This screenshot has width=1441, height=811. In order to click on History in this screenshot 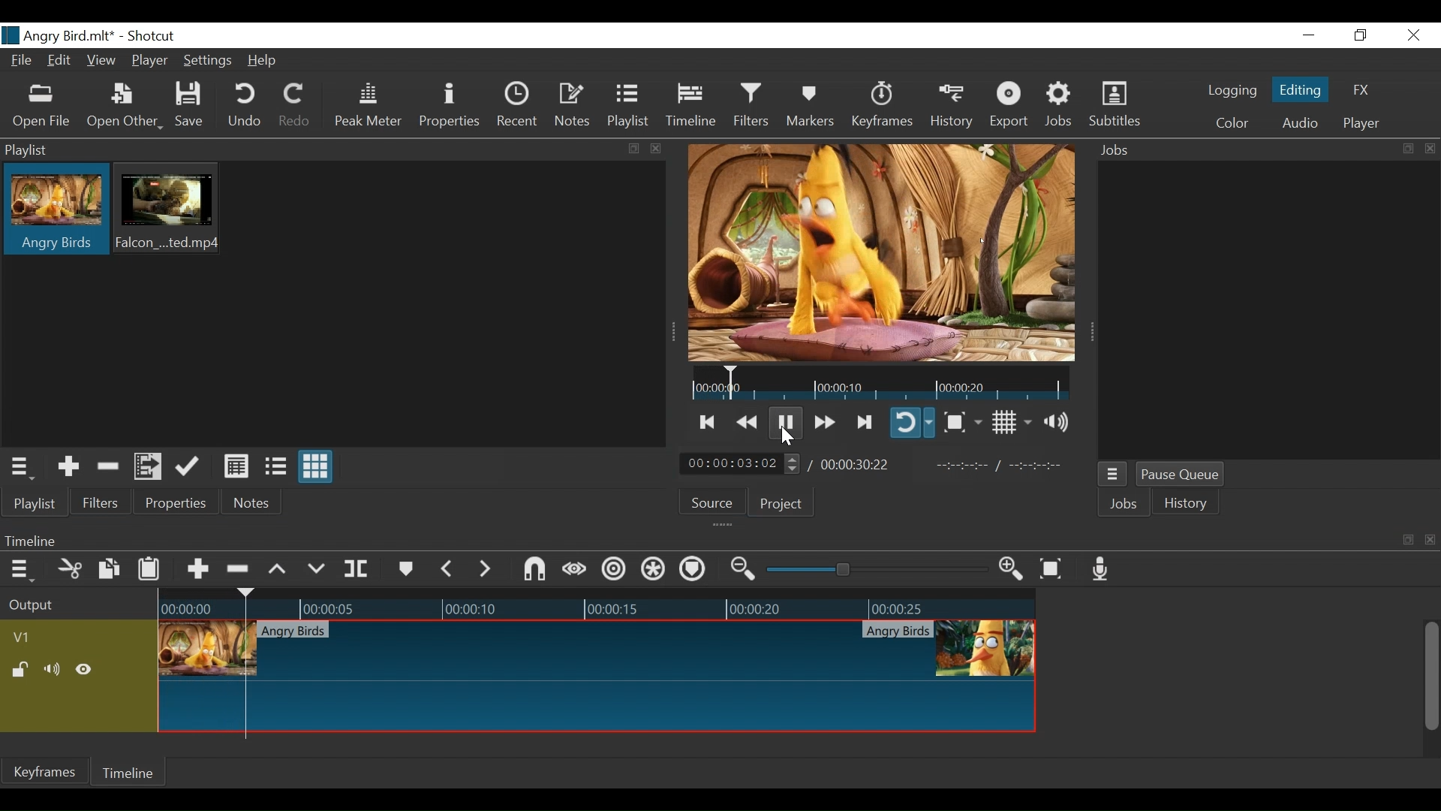, I will do `click(1190, 505)`.